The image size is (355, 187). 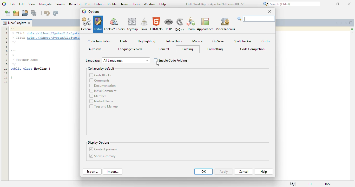 I want to click on Checkbox, so click(x=91, y=149).